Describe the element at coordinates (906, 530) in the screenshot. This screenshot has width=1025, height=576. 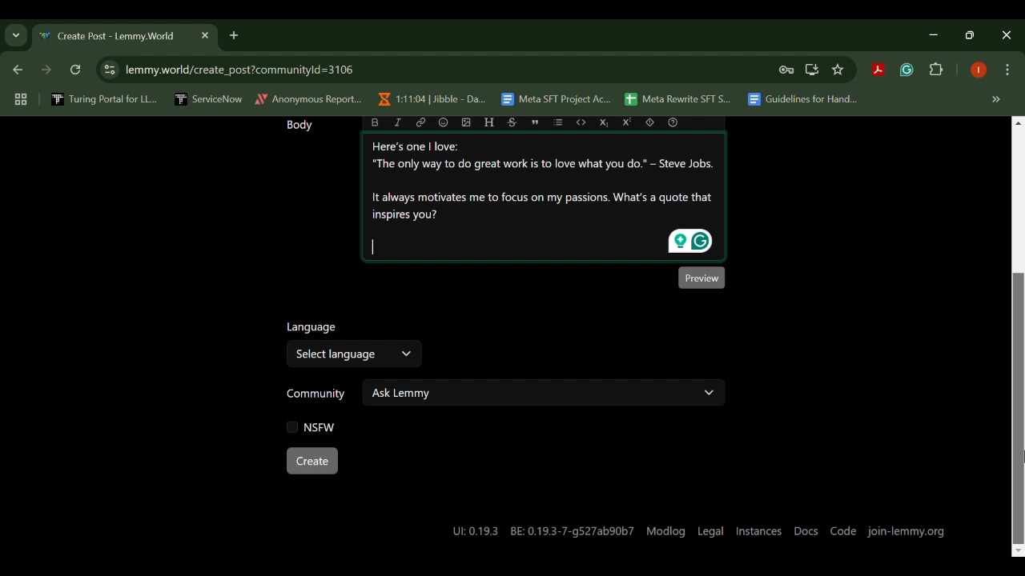
I see `join-lemmy.org` at that location.